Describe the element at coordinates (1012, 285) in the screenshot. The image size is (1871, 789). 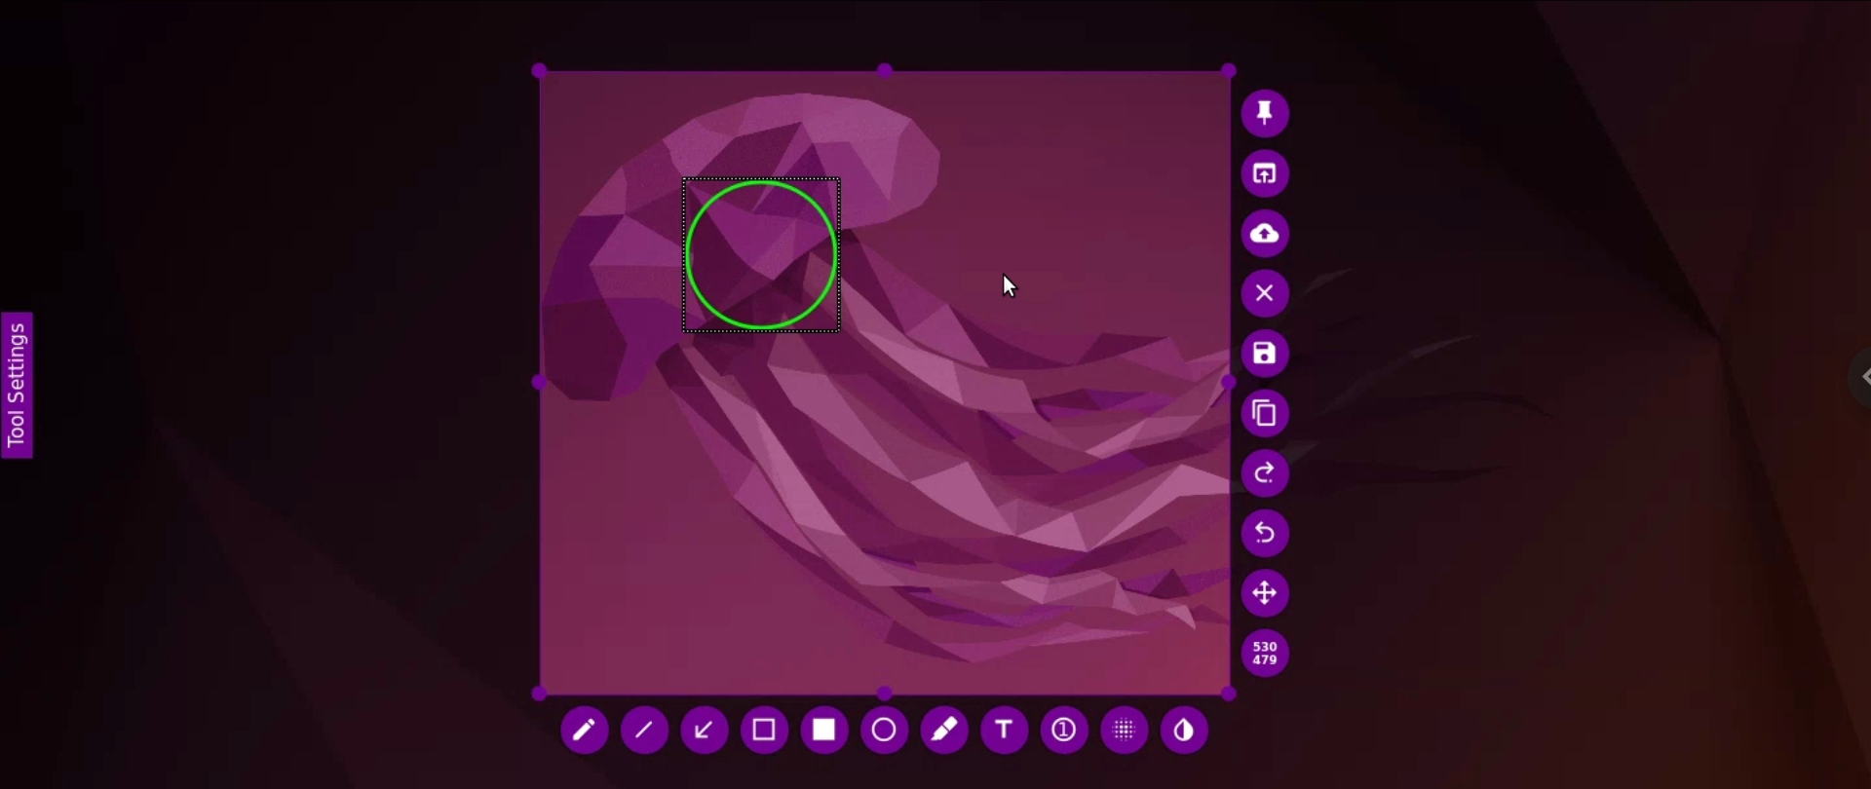
I see `cursor` at that location.